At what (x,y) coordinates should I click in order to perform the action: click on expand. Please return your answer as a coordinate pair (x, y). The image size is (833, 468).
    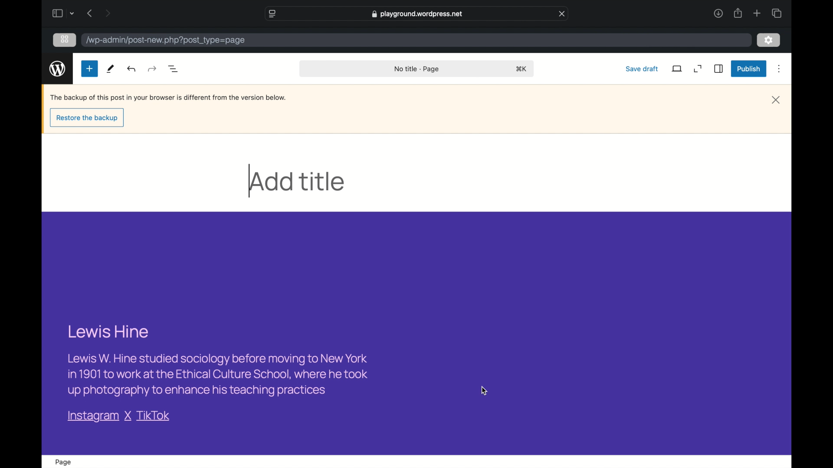
    Looking at the image, I should click on (699, 69).